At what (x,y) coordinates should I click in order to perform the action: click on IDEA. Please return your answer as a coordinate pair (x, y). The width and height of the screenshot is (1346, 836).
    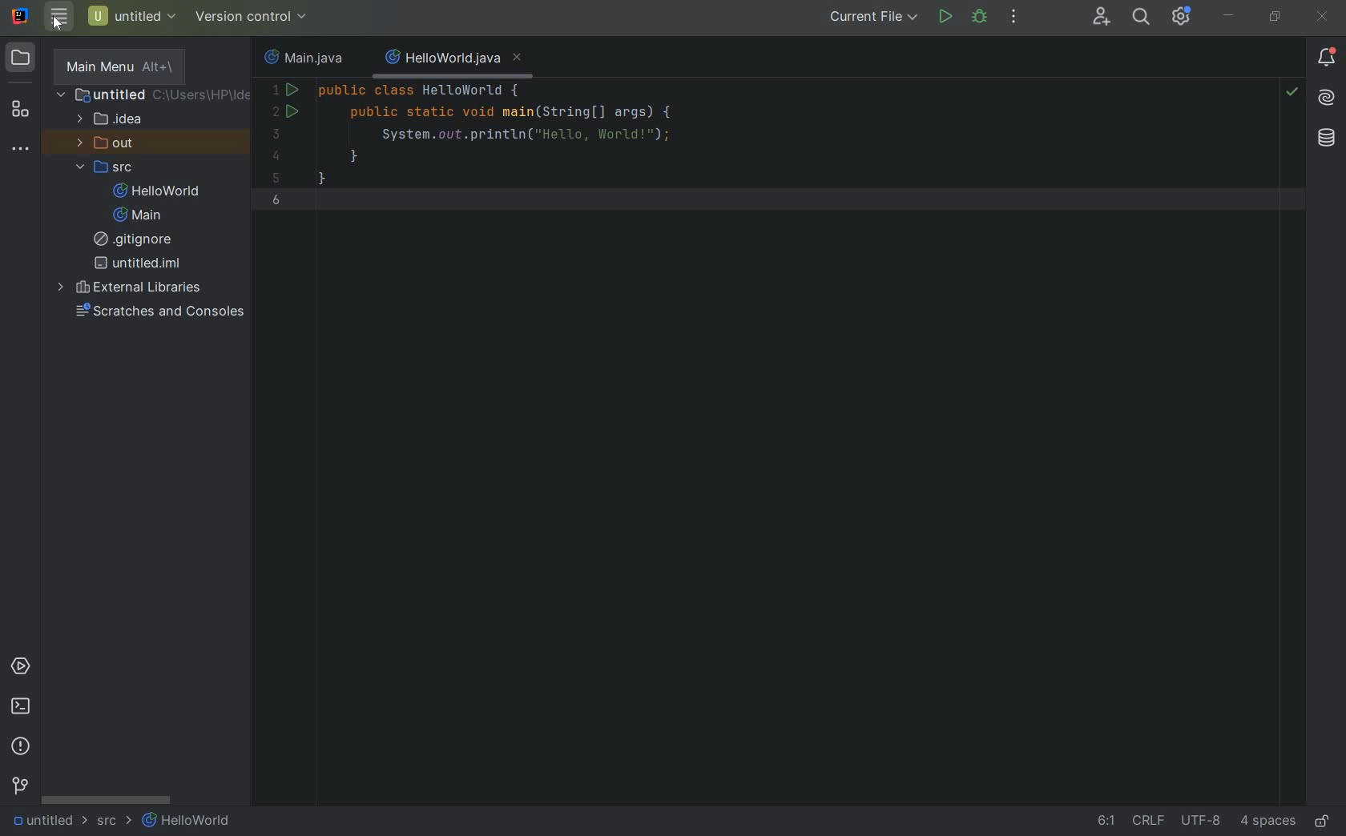
    Looking at the image, I should click on (114, 119).